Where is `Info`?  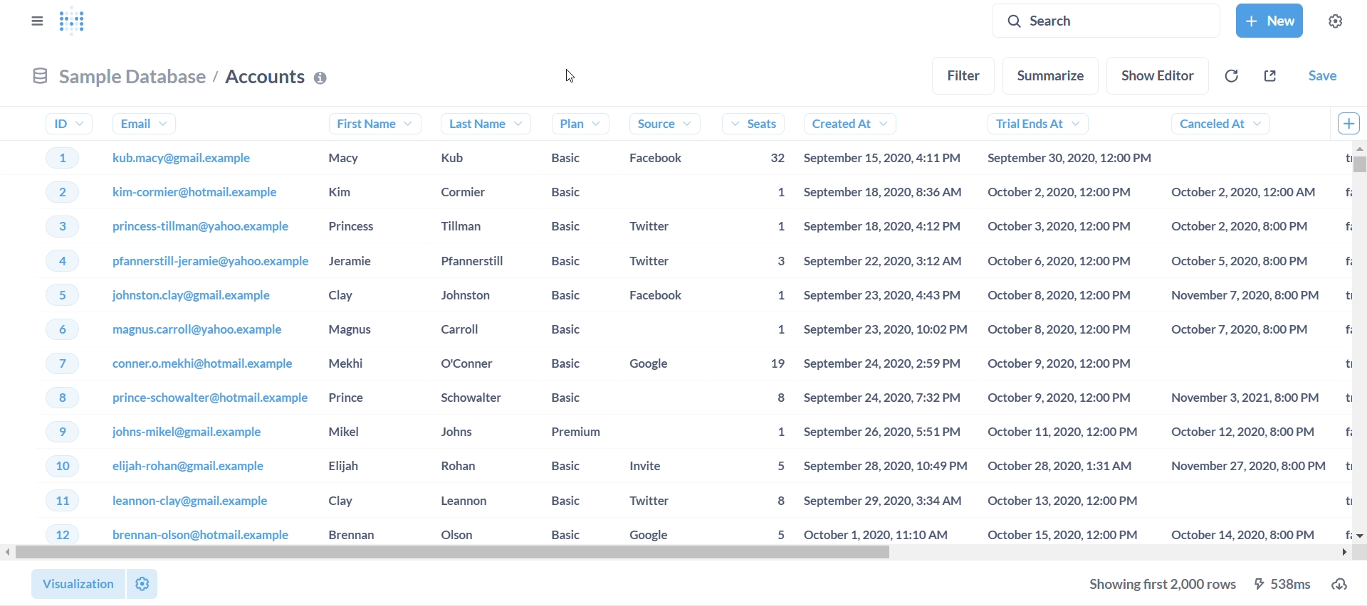 Info is located at coordinates (321, 78).